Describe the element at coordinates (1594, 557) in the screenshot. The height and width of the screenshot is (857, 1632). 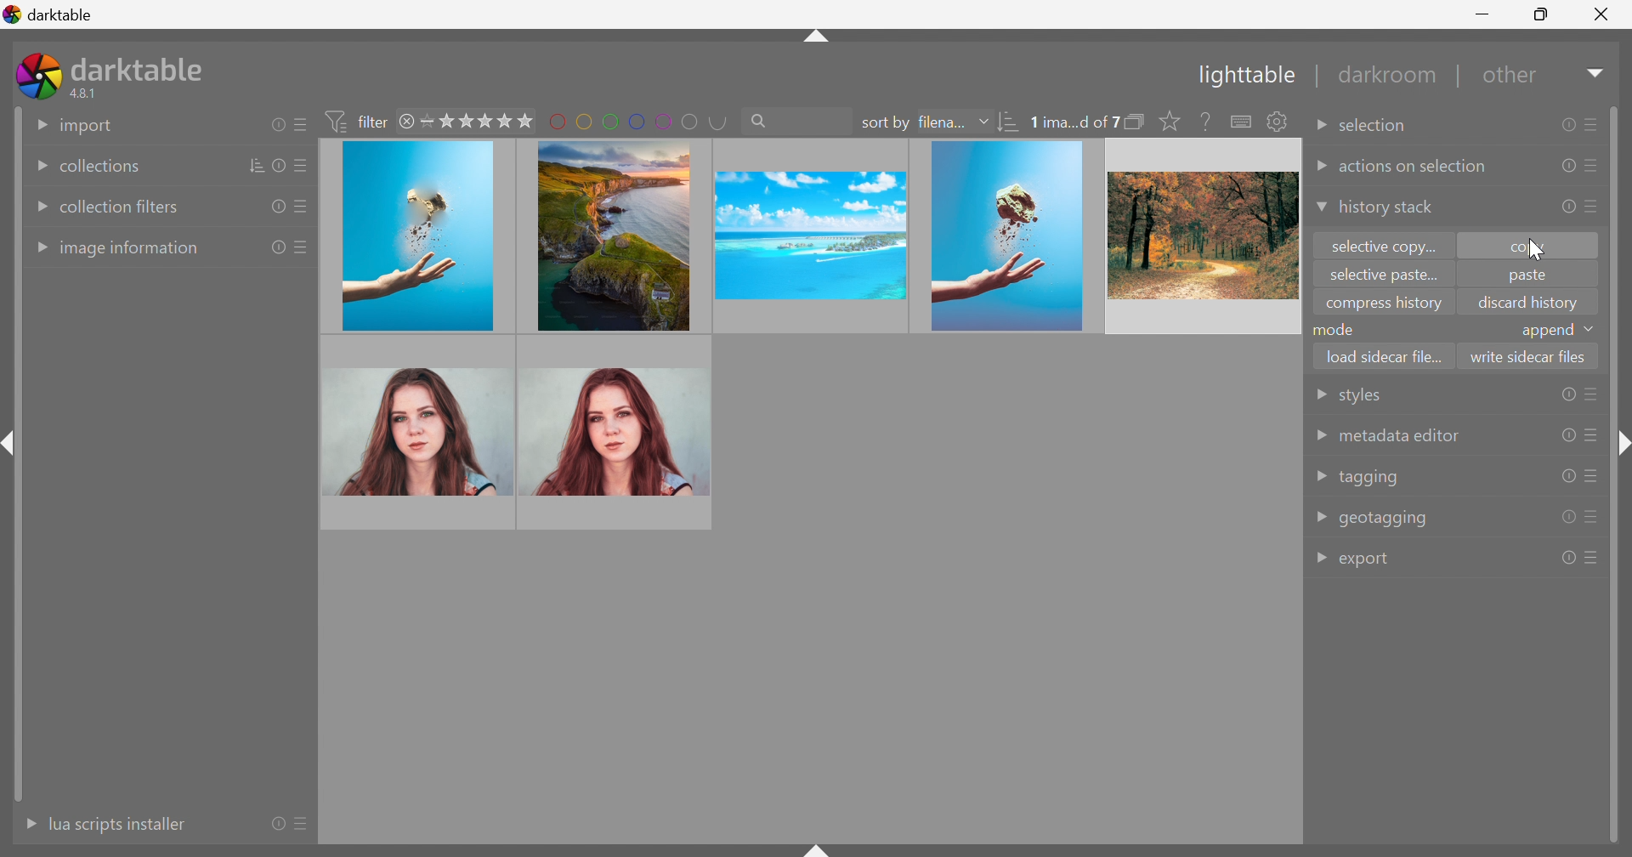
I see `presets` at that location.